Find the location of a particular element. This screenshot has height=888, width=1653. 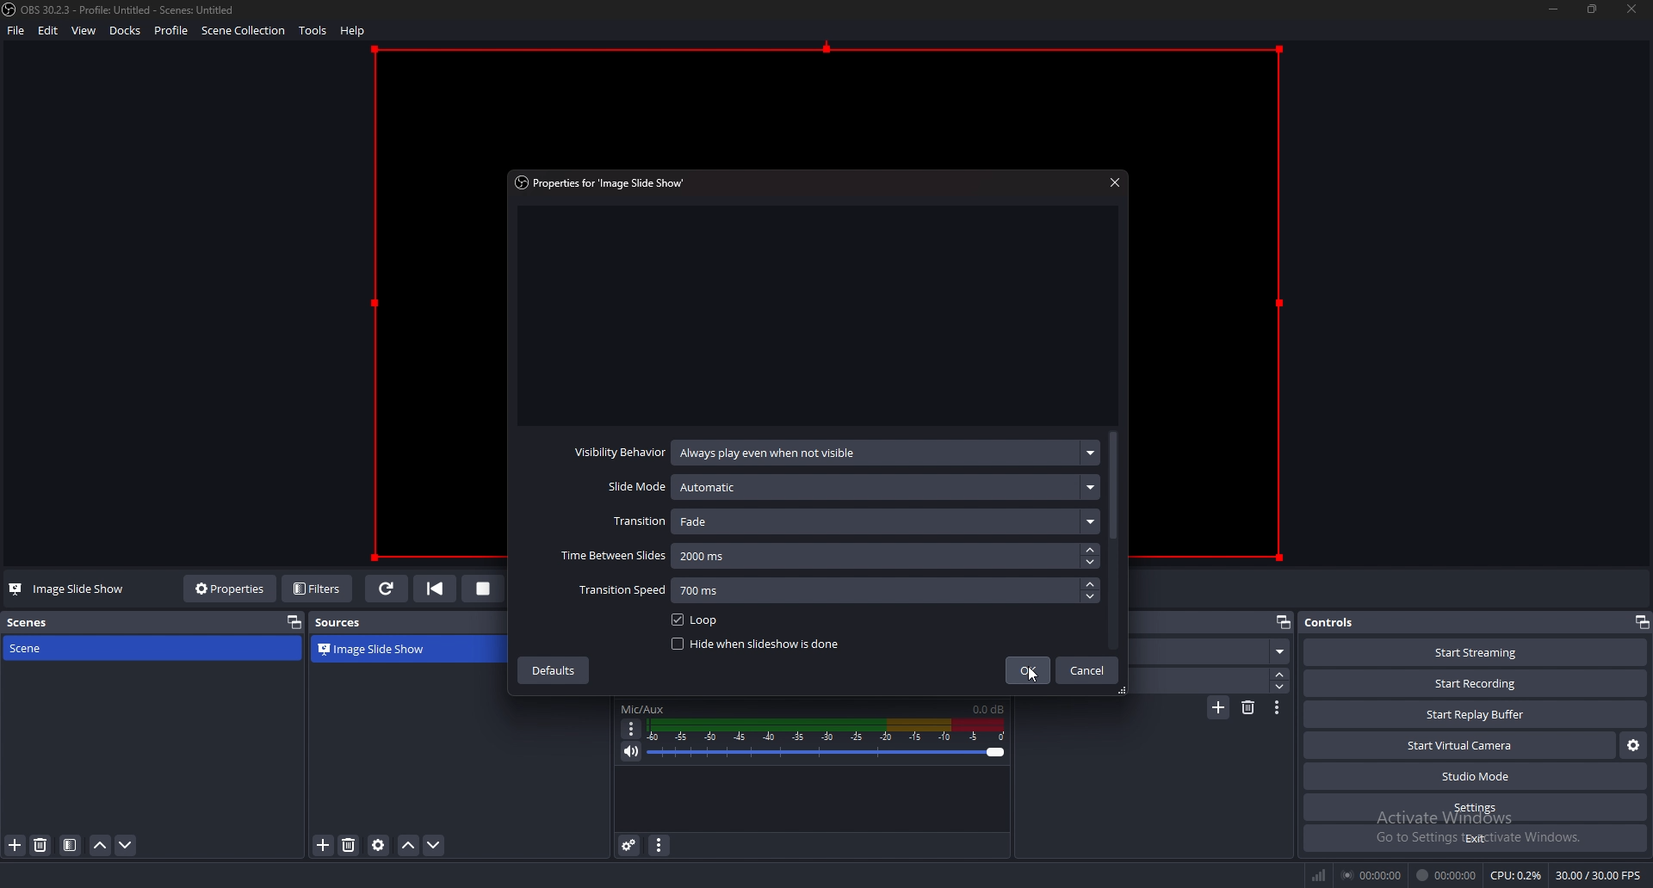

tools is located at coordinates (314, 30).